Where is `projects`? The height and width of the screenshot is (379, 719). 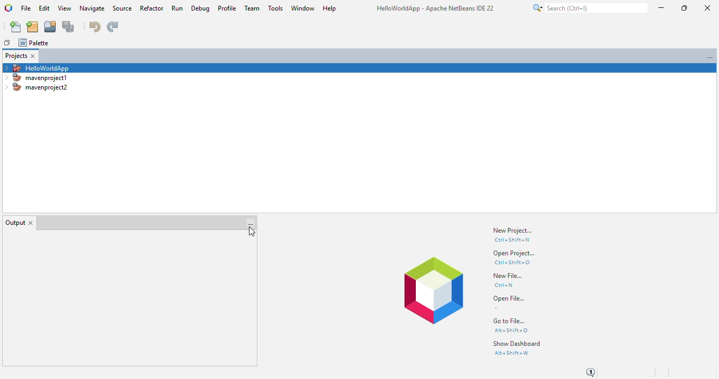
projects is located at coordinates (16, 56).